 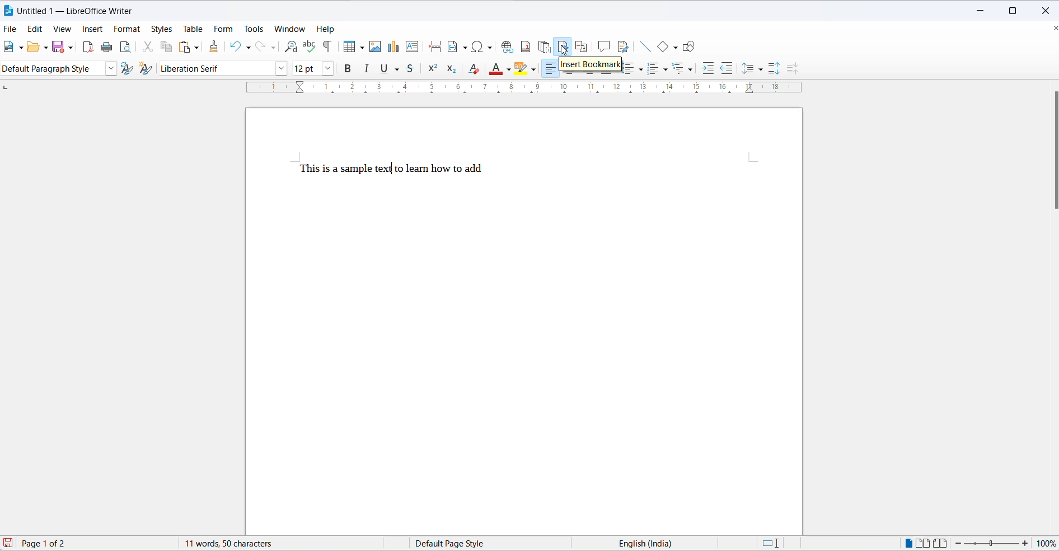 What do you see at coordinates (526, 46) in the screenshot?
I see `insert footnote` at bounding box center [526, 46].